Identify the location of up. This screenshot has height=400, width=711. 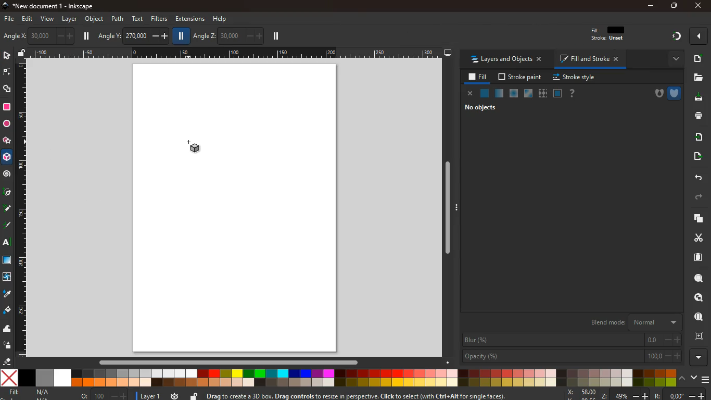
(682, 379).